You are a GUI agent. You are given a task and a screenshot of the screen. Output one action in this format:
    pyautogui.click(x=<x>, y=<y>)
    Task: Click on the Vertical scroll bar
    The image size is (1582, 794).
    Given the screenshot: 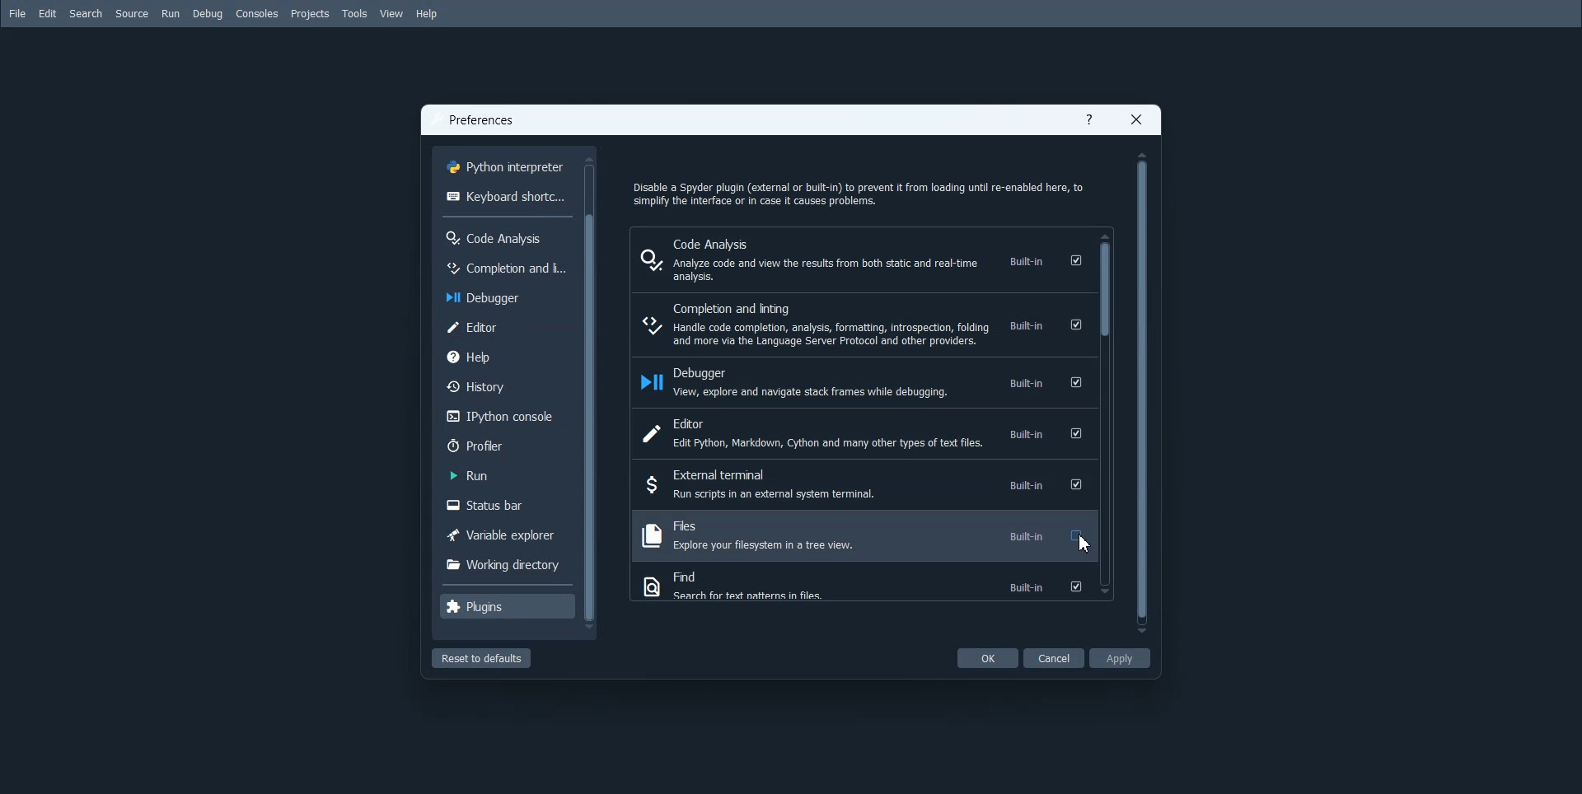 What is the action you would take?
    pyautogui.click(x=1106, y=414)
    